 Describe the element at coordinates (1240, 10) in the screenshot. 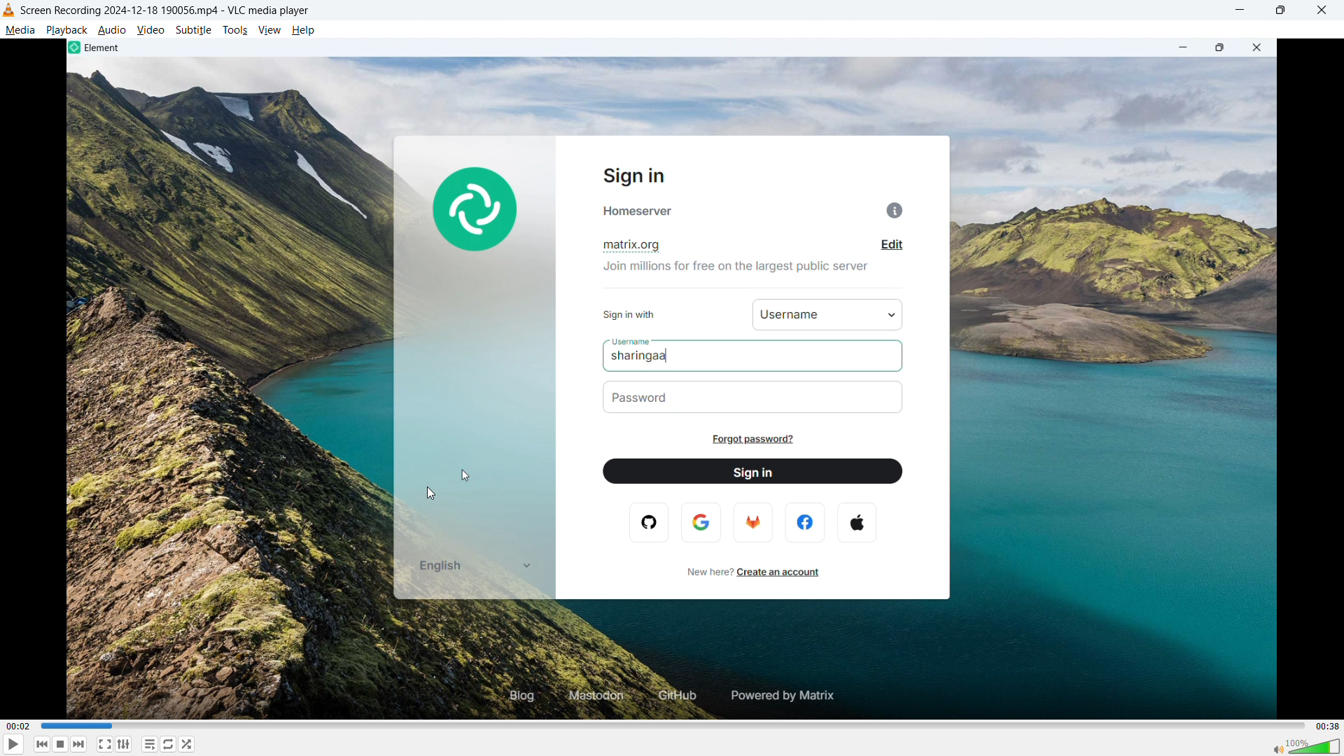

I see `minimise ` at that location.